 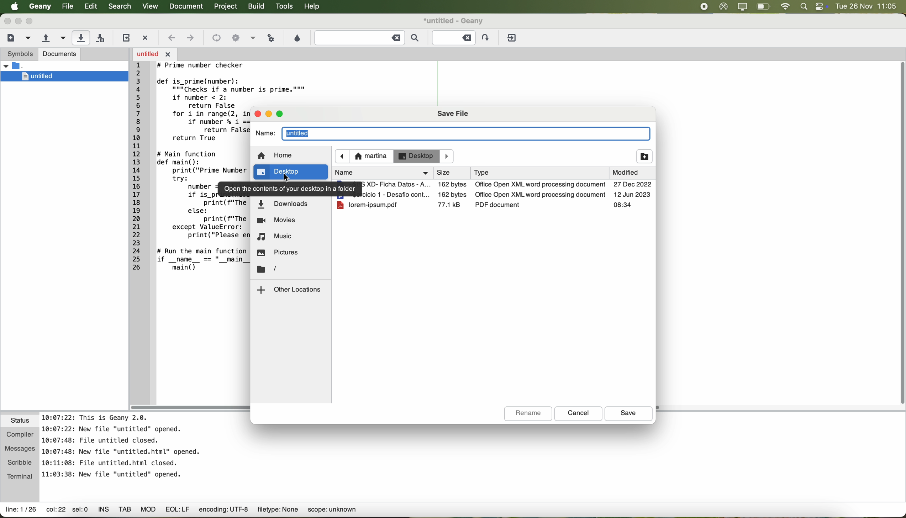 What do you see at coordinates (528, 414) in the screenshot?
I see `rename button` at bounding box center [528, 414].